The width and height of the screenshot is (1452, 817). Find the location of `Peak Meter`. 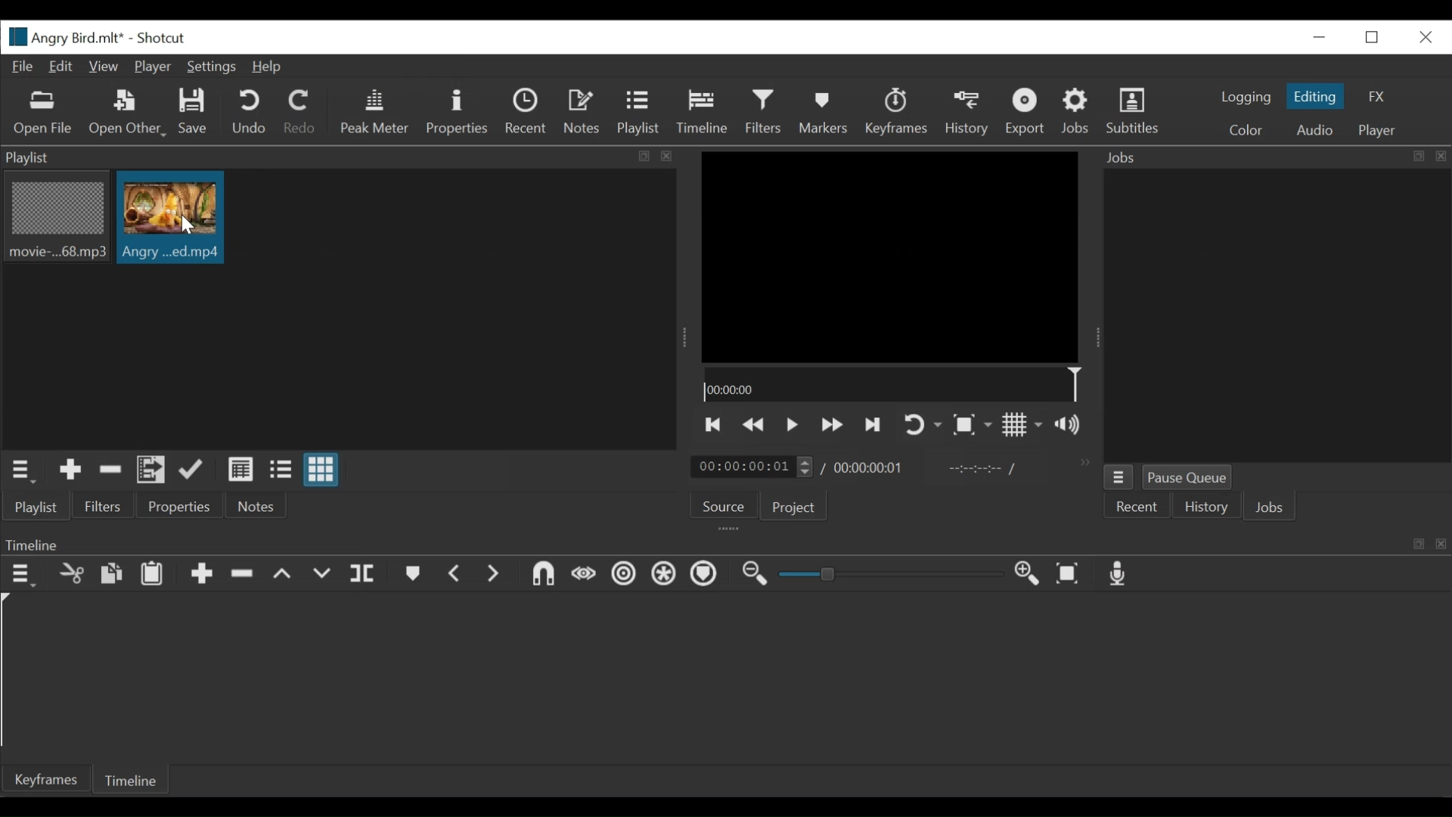

Peak Meter is located at coordinates (375, 112).